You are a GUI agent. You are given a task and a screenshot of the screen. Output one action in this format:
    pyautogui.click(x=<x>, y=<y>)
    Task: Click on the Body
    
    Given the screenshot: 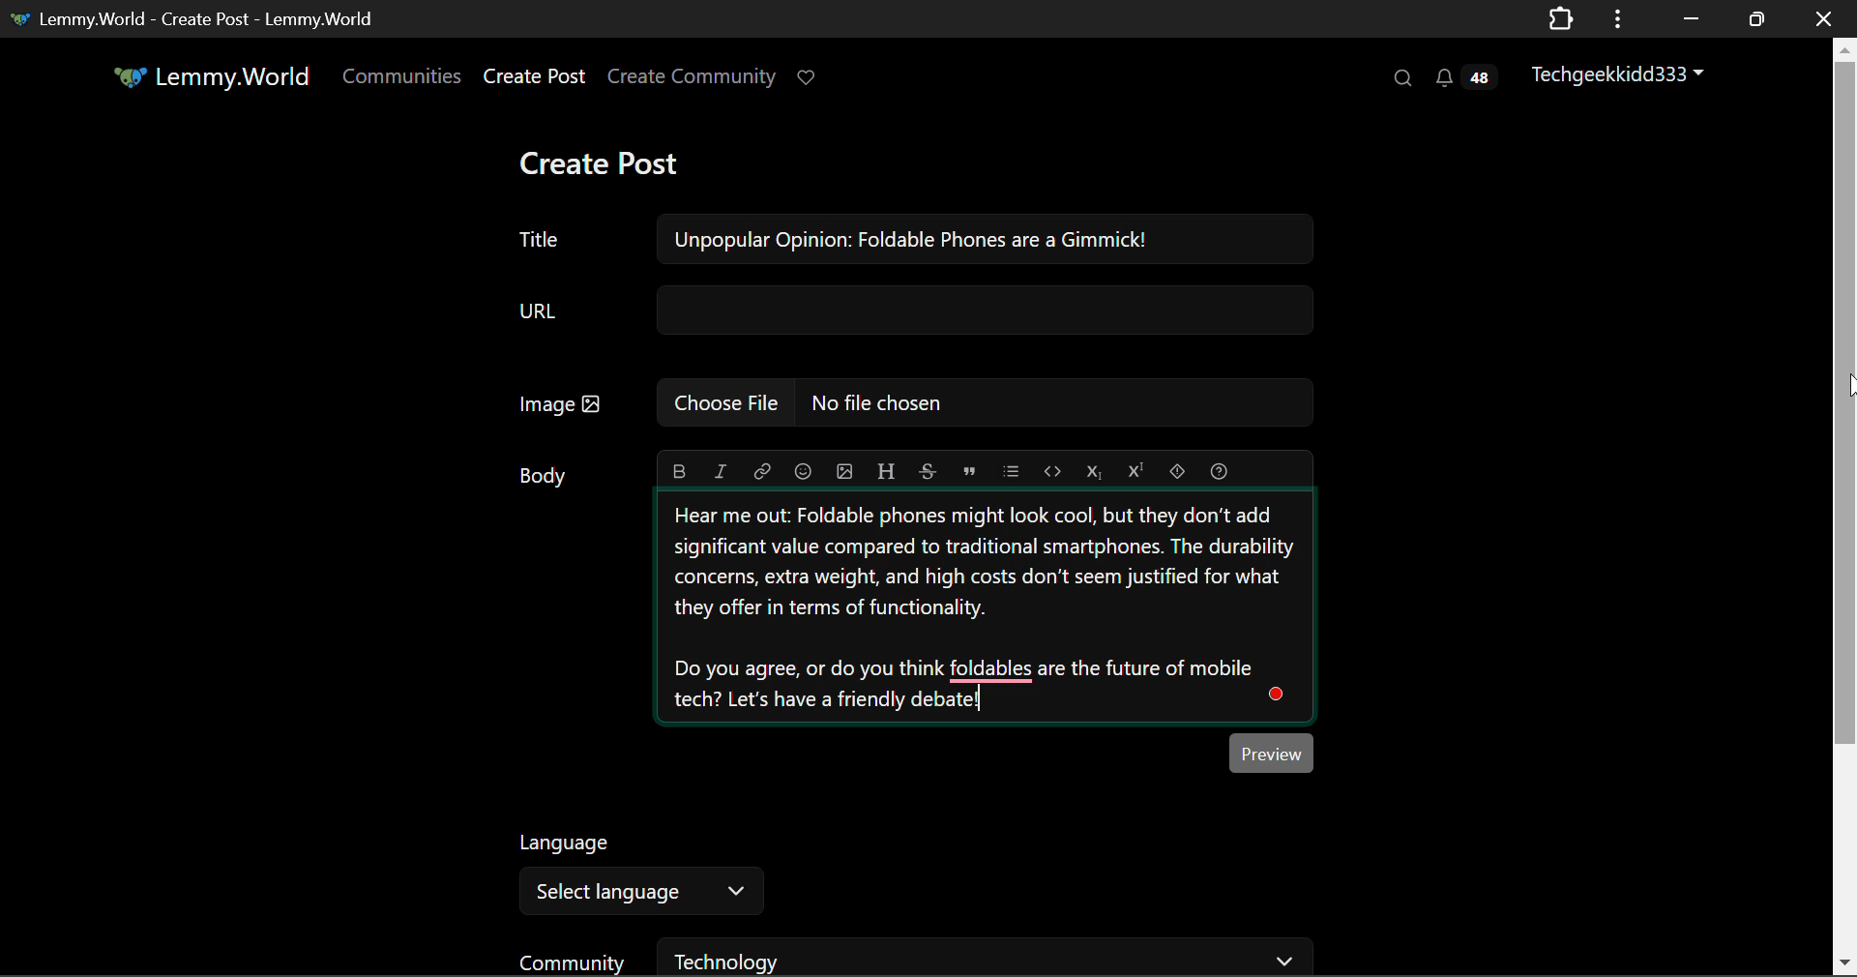 What is the action you would take?
    pyautogui.click(x=546, y=475)
    